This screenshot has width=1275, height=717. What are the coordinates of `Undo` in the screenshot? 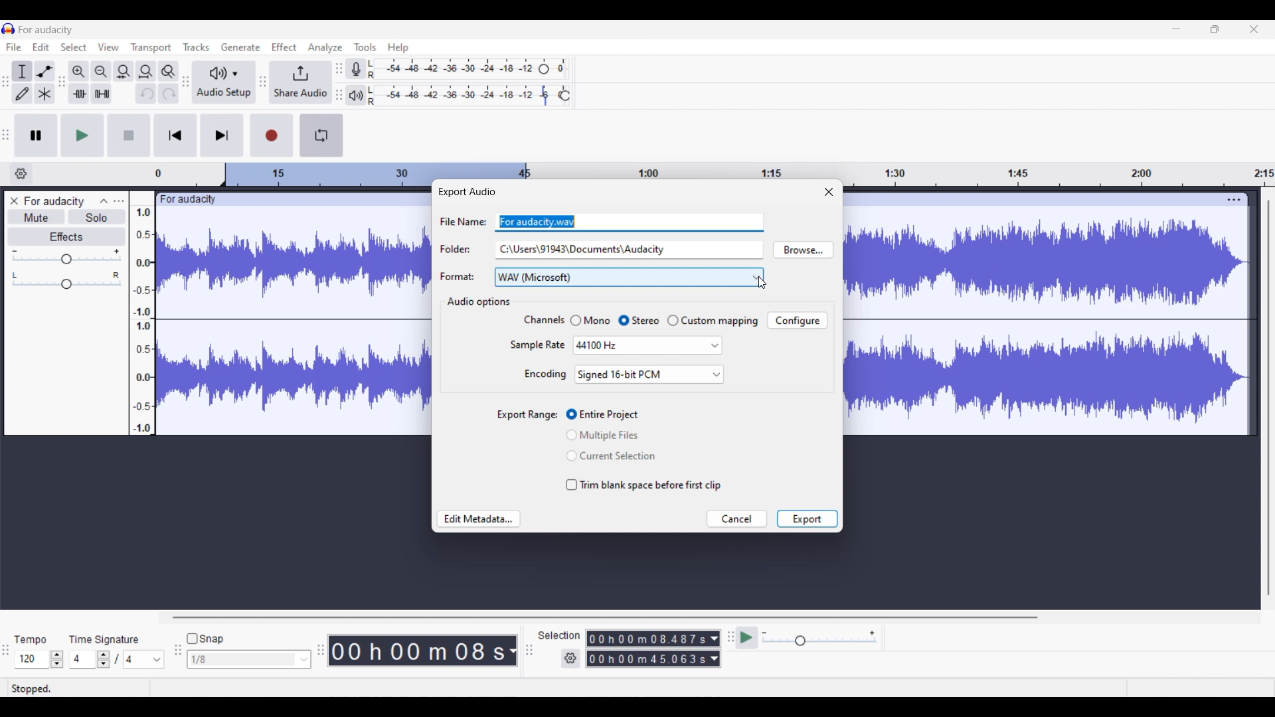 It's located at (146, 94).